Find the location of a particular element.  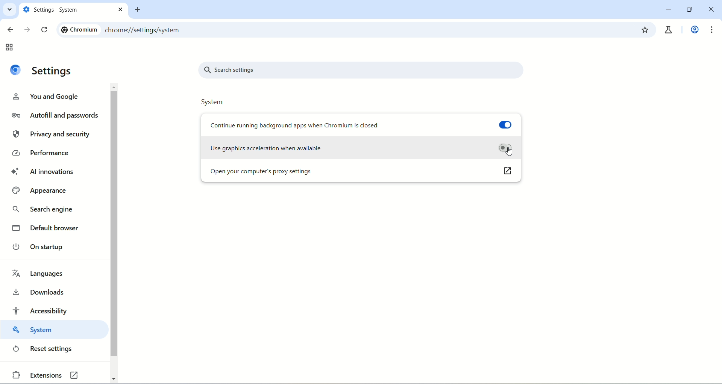

on startup is located at coordinates (40, 246).